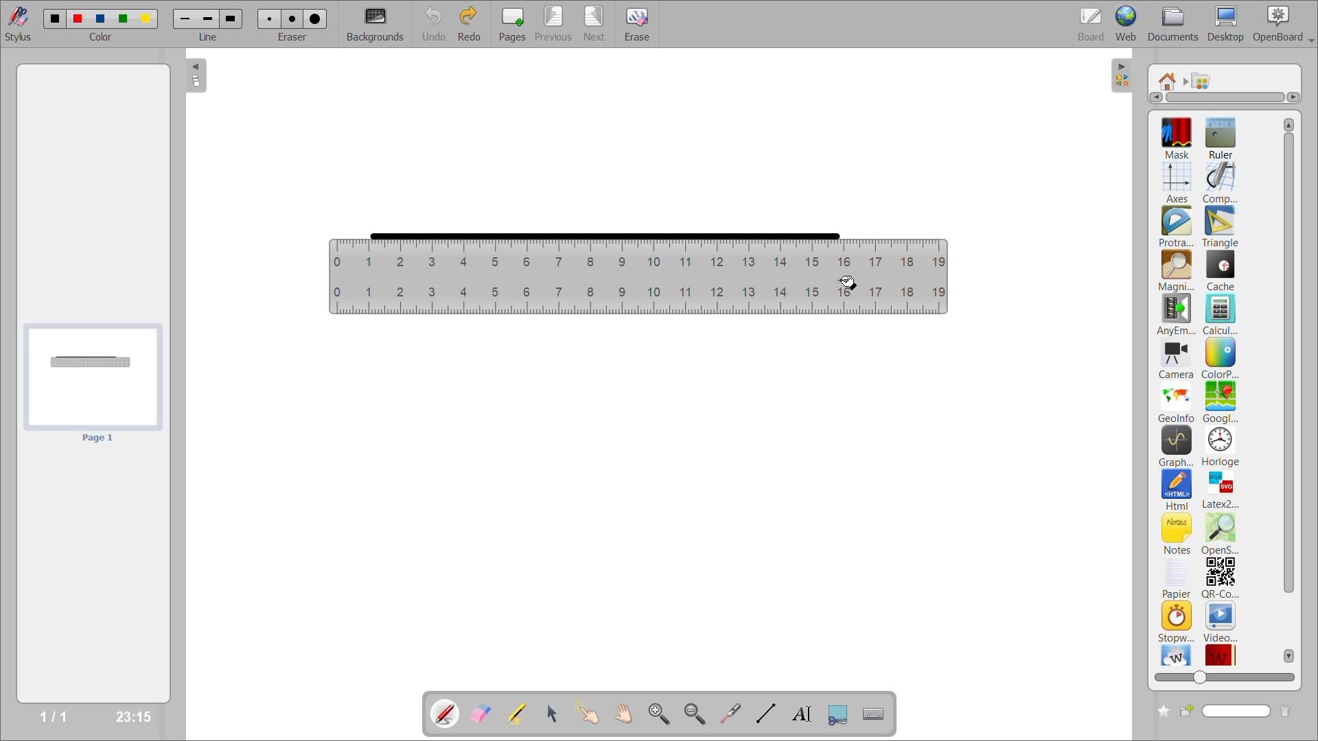 The height and width of the screenshot is (741, 1318). I want to click on delete, so click(1285, 711).